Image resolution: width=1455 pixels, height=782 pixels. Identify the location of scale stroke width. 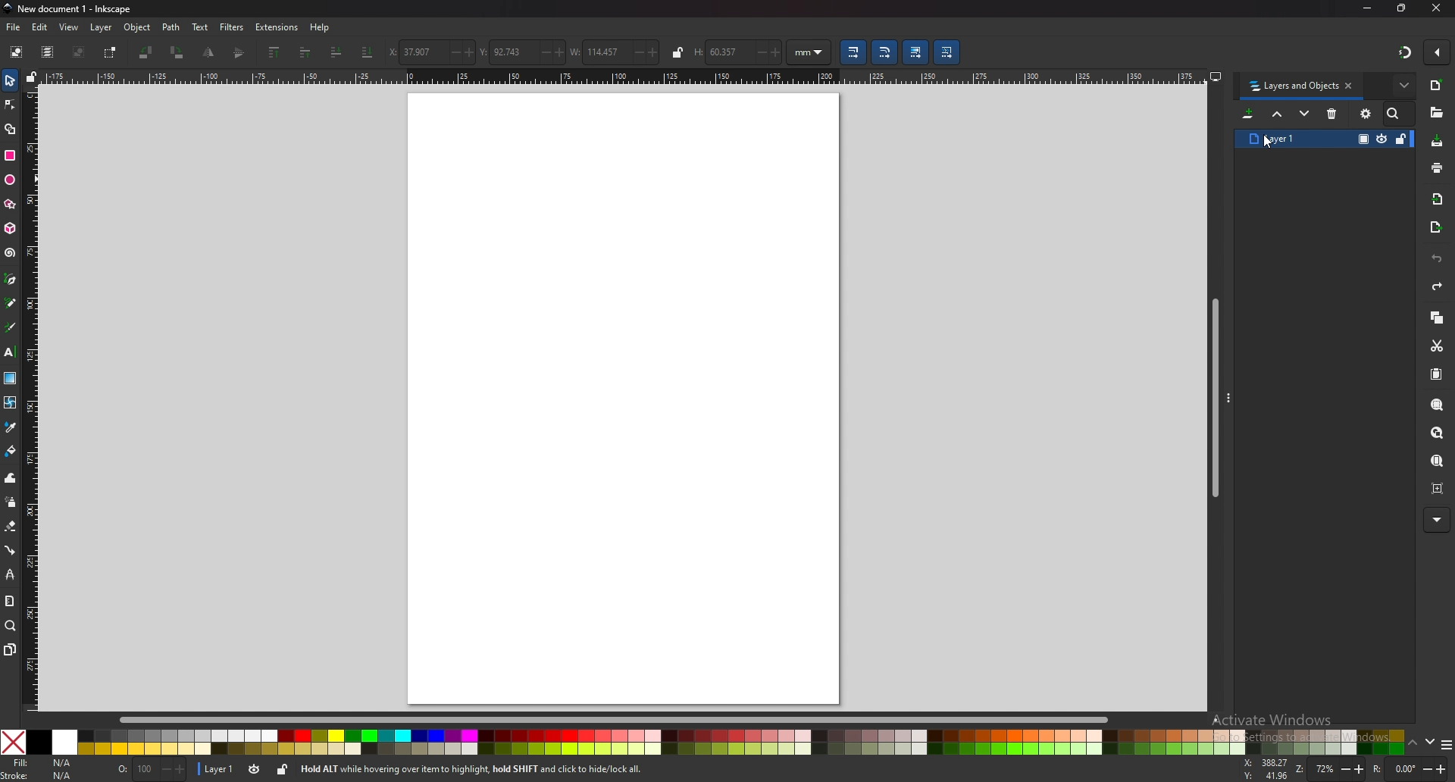
(853, 52).